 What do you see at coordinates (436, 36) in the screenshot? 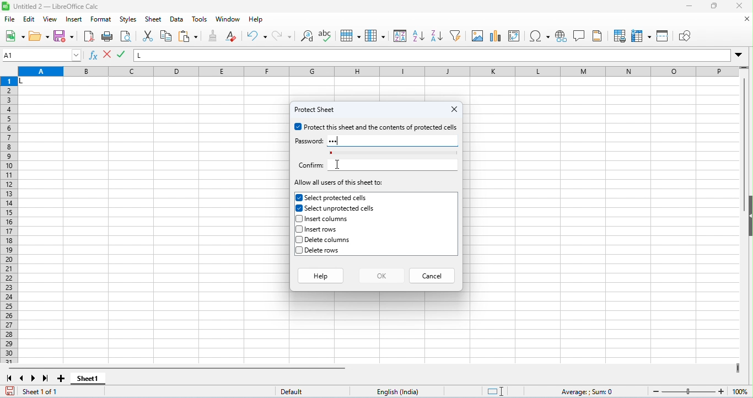
I see `sort descending` at bounding box center [436, 36].